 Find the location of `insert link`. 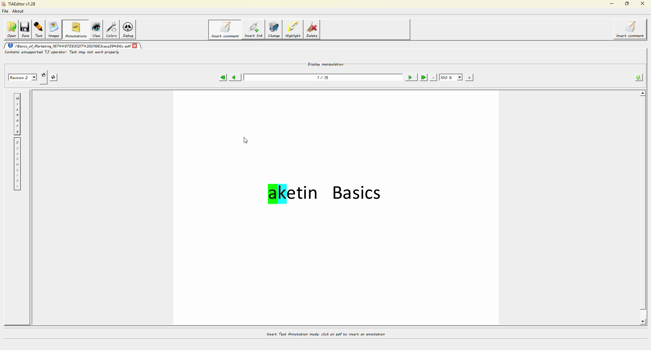

insert link is located at coordinates (253, 31).